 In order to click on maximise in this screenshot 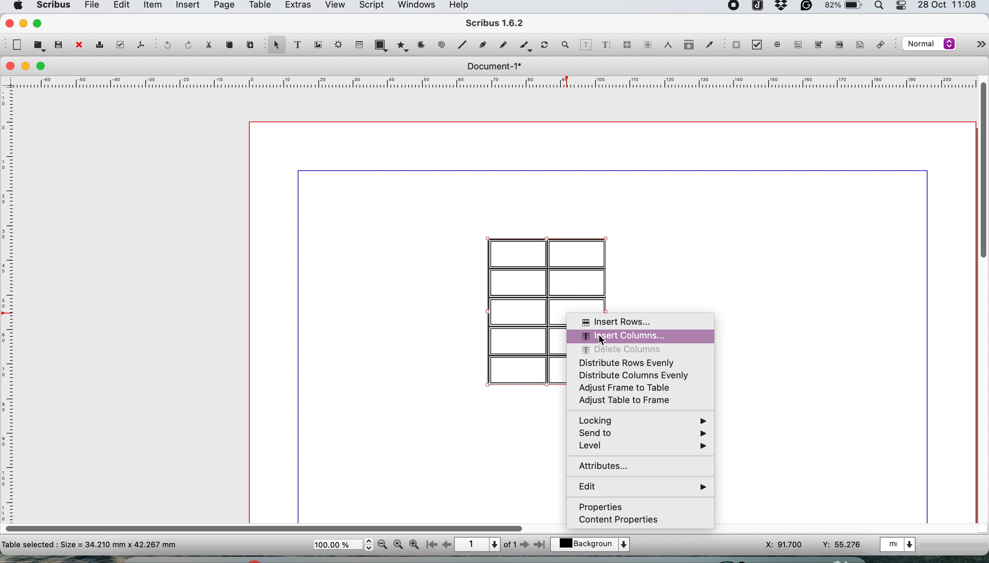, I will do `click(44, 67)`.